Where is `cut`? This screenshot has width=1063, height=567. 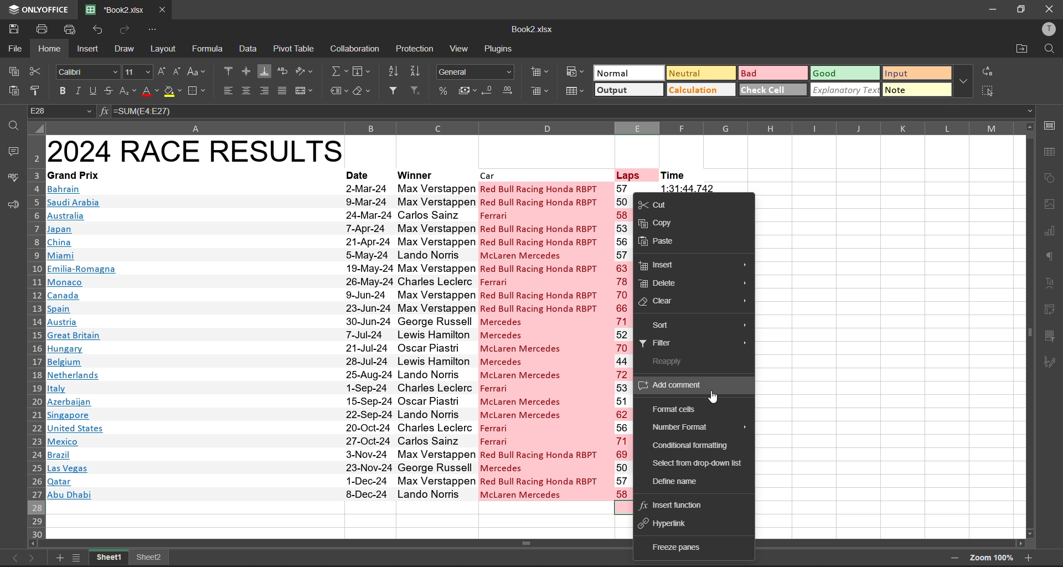
cut is located at coordinates (659, 205).